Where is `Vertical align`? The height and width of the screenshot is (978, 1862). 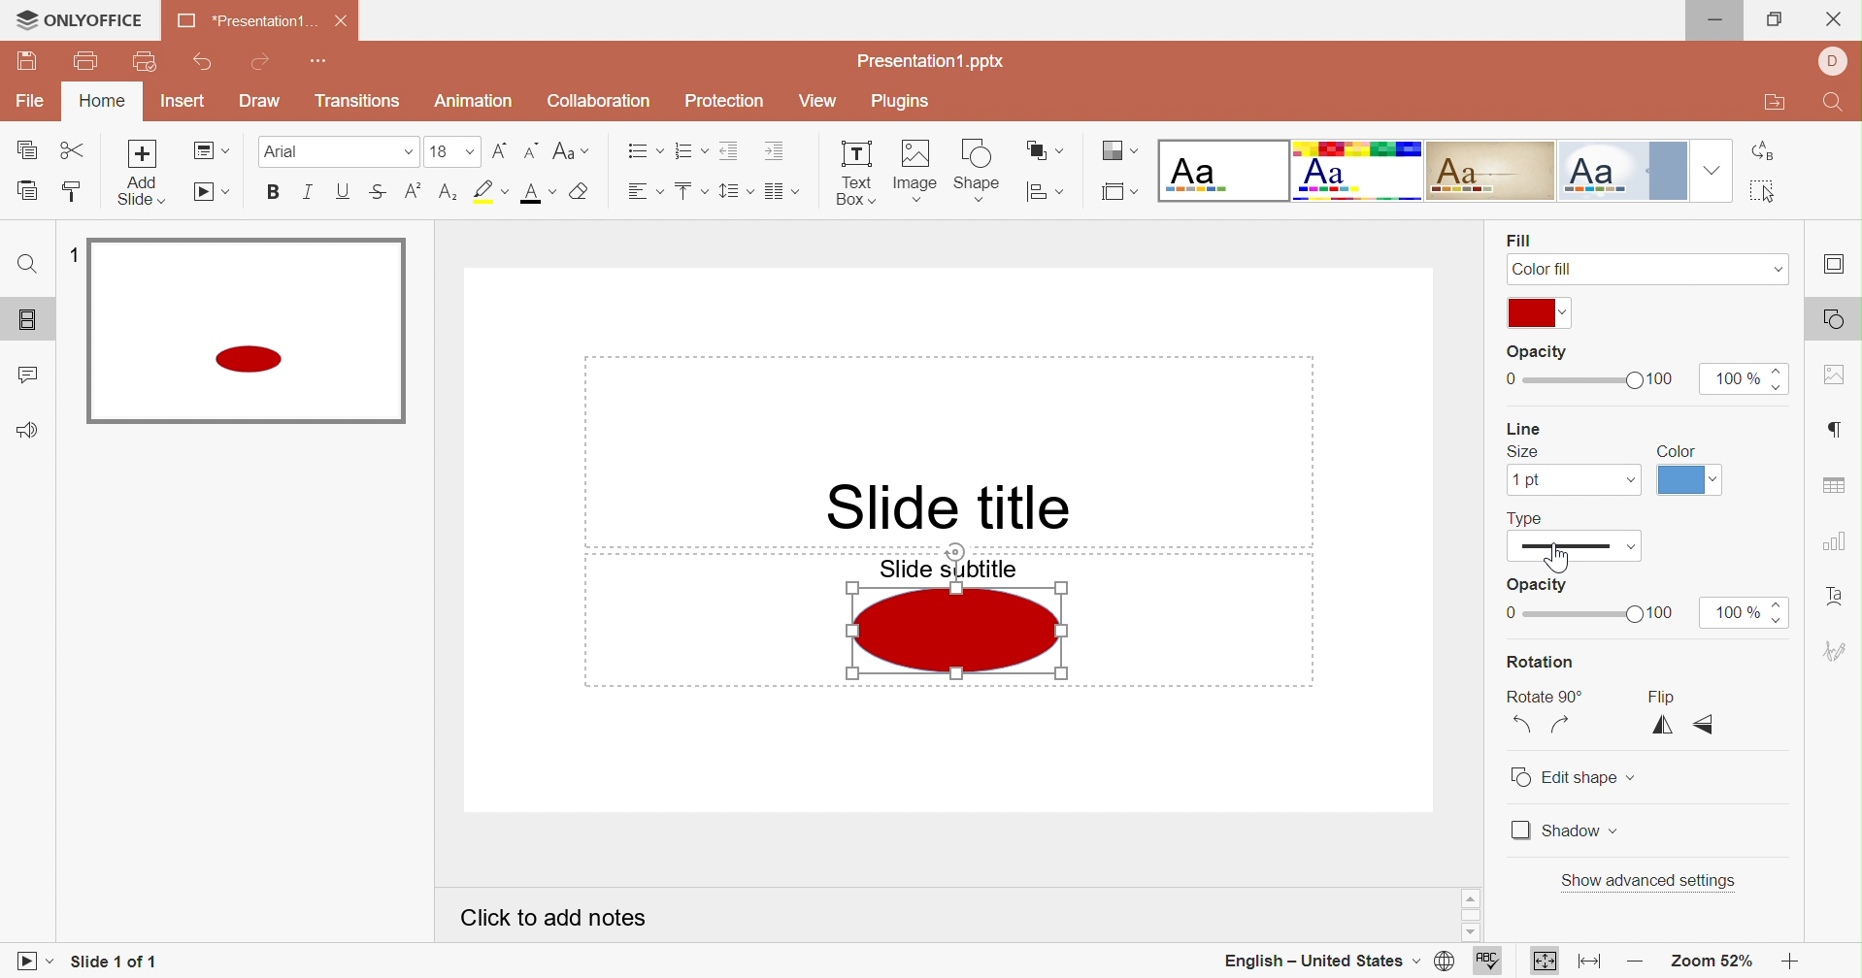 Vertical align is located at coordinates (688, 191).